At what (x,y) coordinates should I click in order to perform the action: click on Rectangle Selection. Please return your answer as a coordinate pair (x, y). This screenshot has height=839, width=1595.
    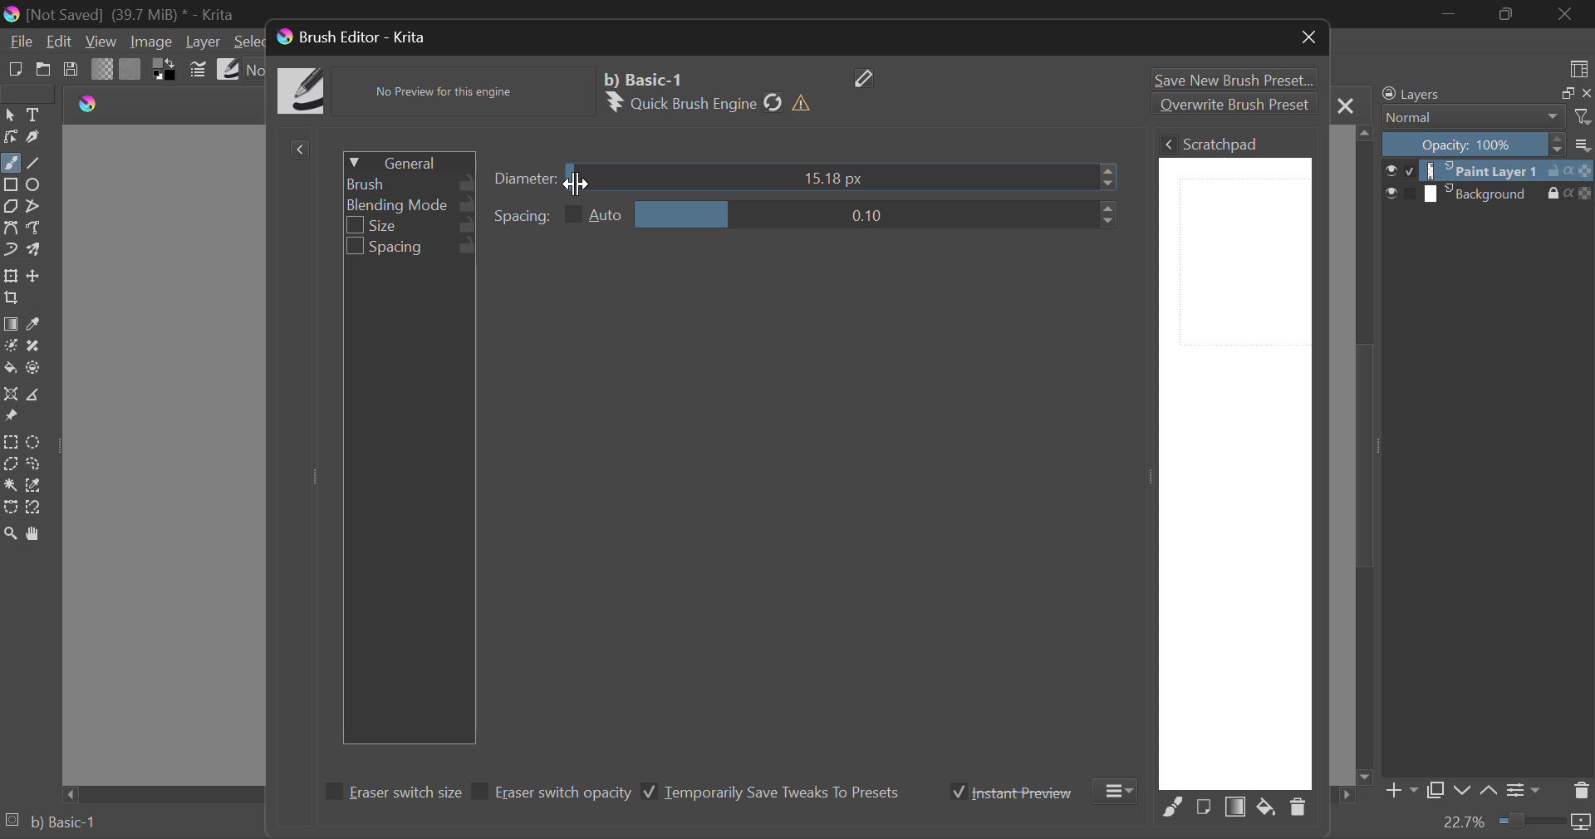
    Looking at the image, I should click on (11, 441).